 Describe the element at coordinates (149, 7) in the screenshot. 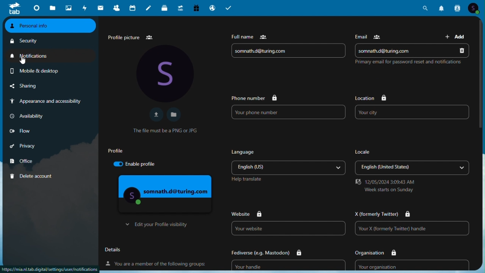

I see `Notes` at that location.